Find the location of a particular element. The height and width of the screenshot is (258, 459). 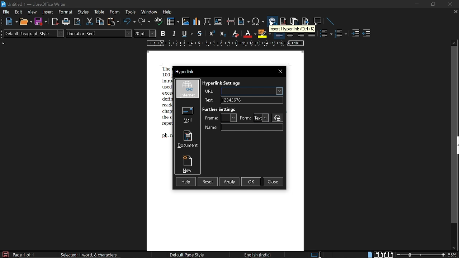

move down is located at coordinates (454, 247).